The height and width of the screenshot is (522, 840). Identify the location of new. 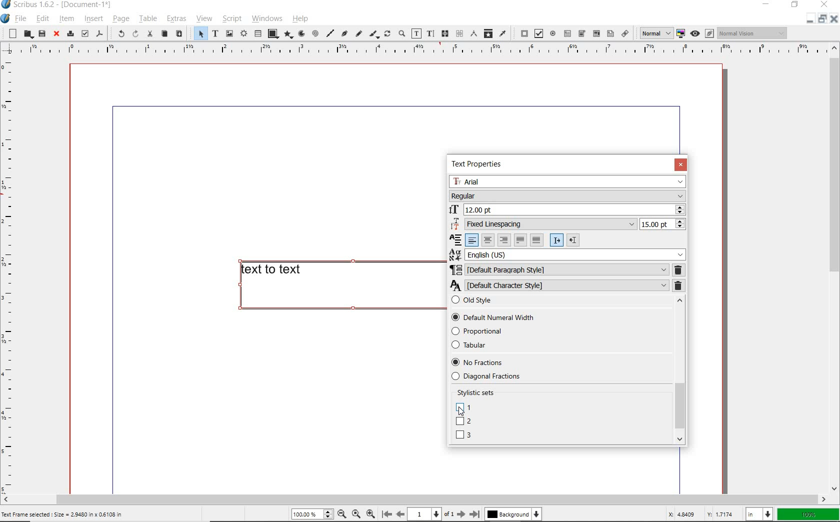
(10, 33).